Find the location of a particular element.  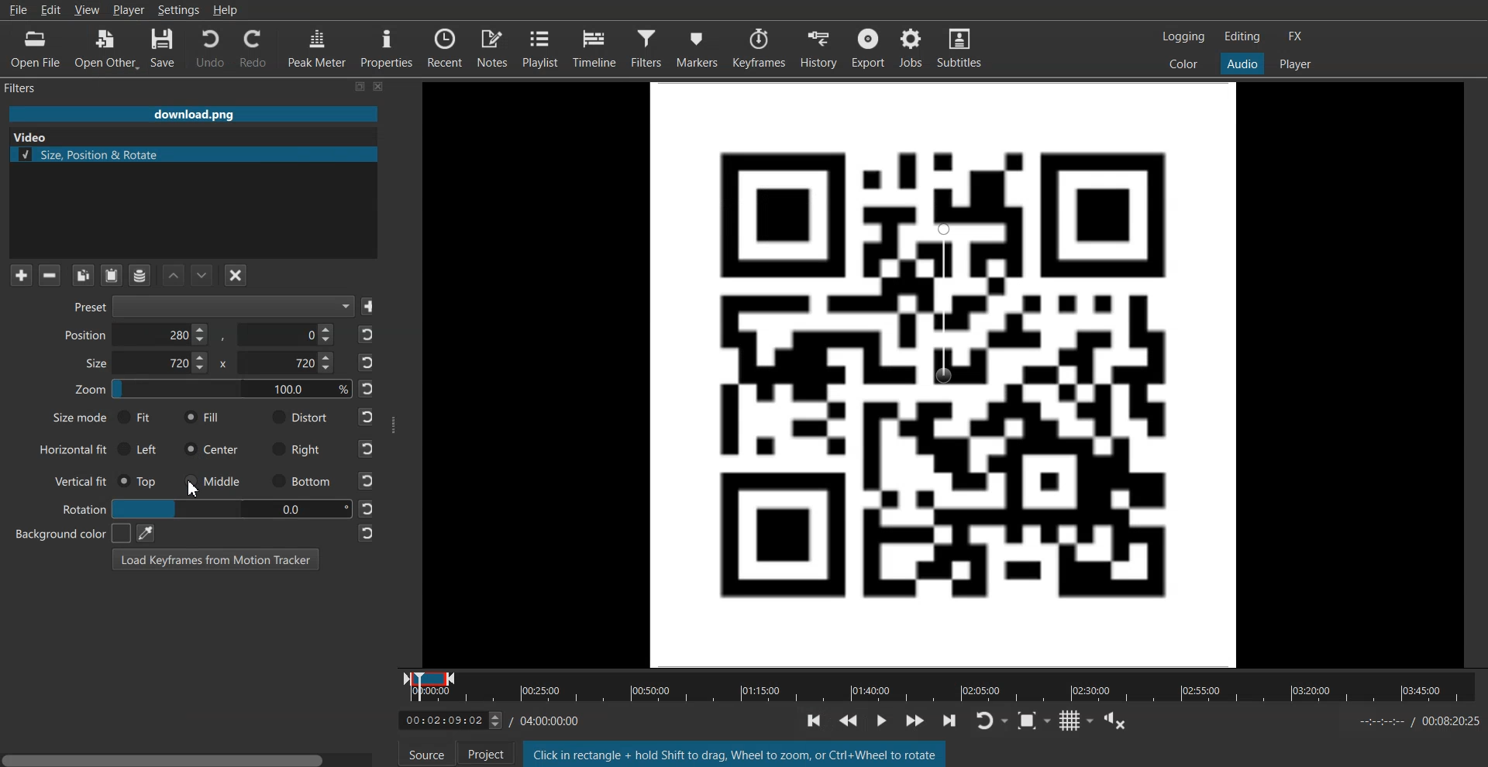

Text 2 is located at coordinates (29, 137).